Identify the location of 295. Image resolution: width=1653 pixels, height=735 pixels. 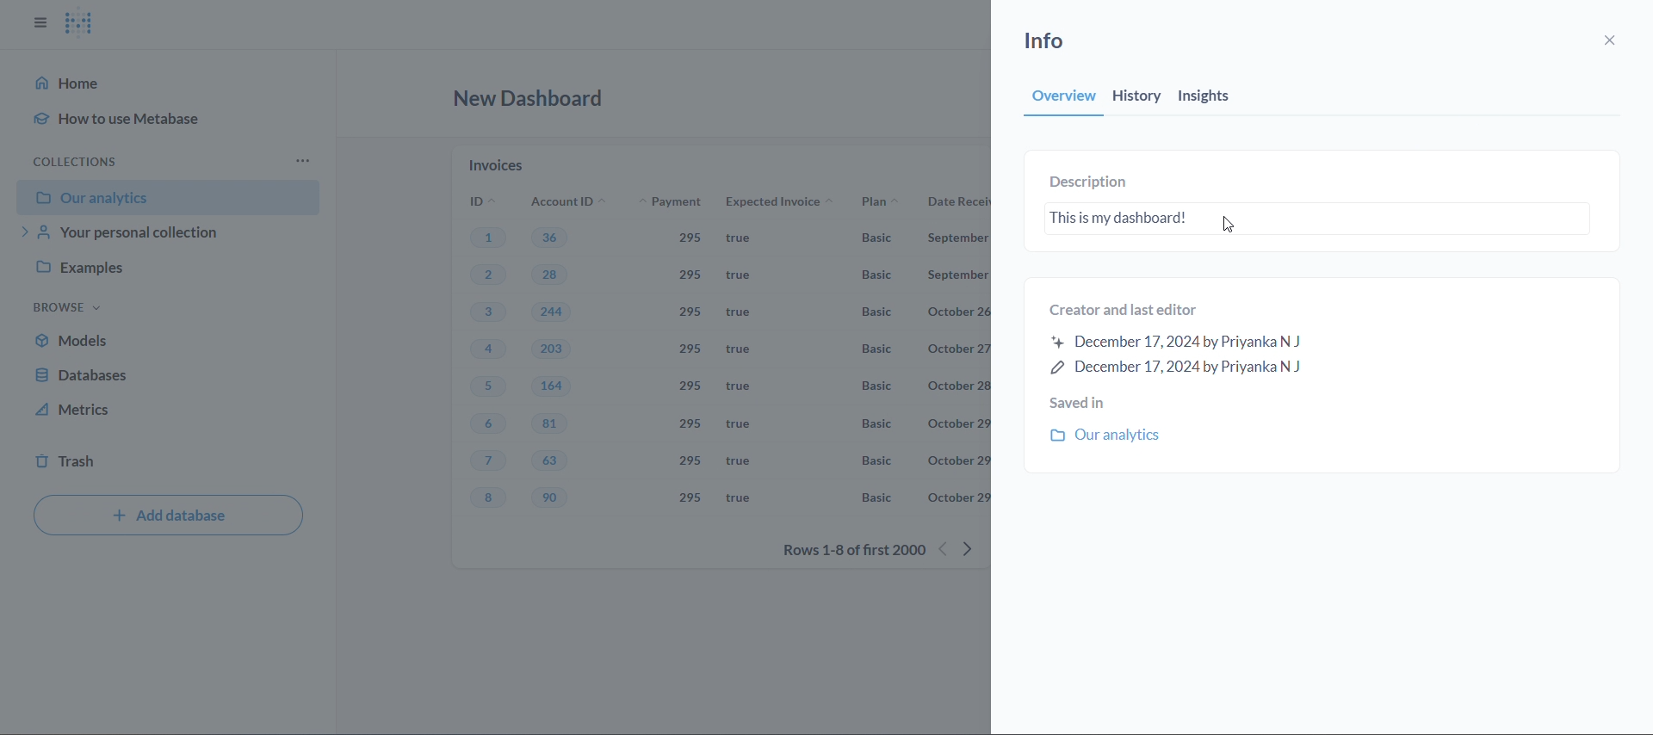
(695, 386).